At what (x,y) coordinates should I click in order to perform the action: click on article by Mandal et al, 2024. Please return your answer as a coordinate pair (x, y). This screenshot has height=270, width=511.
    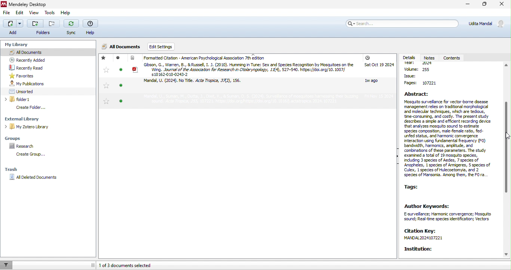
    Looking at the image, I should click on (196, 83).